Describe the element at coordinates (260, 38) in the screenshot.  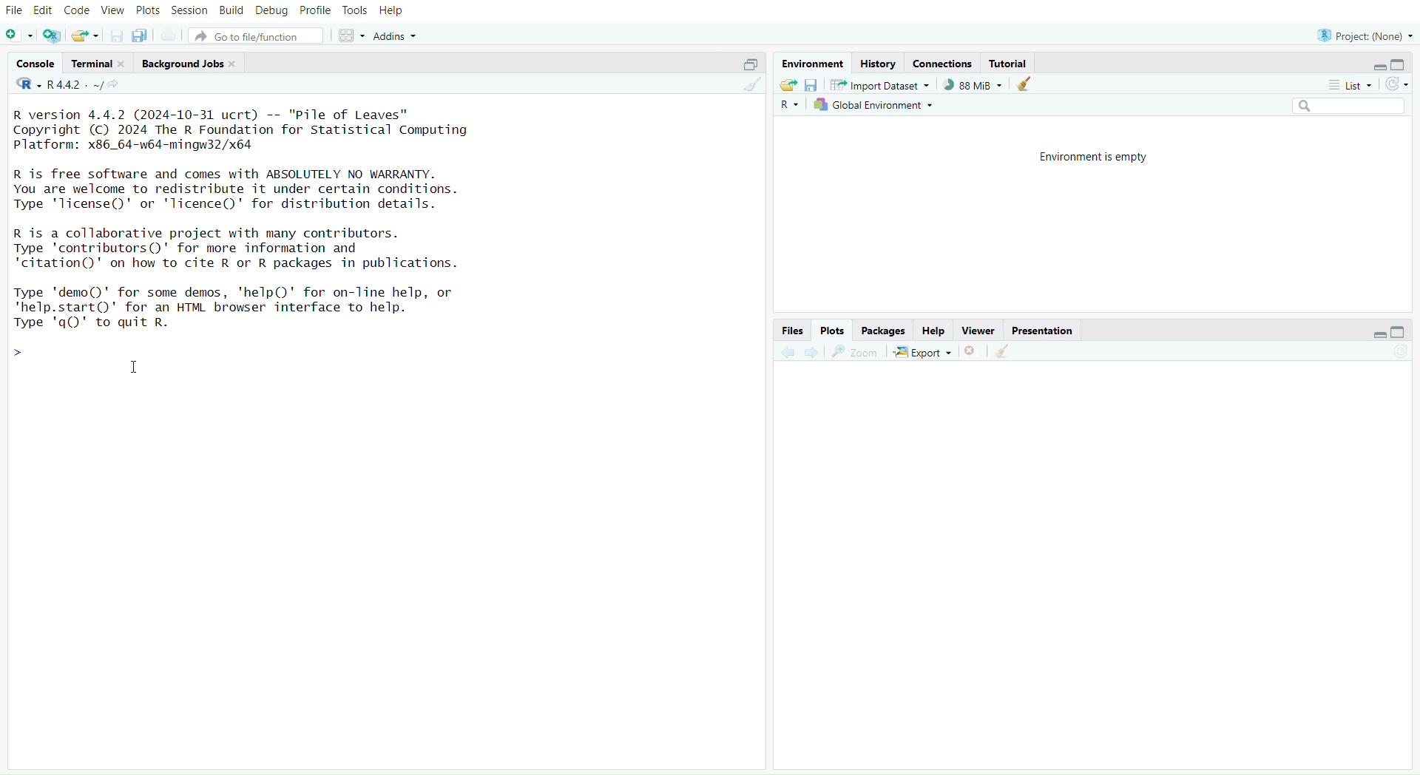
I see `go to file/function` at that location.